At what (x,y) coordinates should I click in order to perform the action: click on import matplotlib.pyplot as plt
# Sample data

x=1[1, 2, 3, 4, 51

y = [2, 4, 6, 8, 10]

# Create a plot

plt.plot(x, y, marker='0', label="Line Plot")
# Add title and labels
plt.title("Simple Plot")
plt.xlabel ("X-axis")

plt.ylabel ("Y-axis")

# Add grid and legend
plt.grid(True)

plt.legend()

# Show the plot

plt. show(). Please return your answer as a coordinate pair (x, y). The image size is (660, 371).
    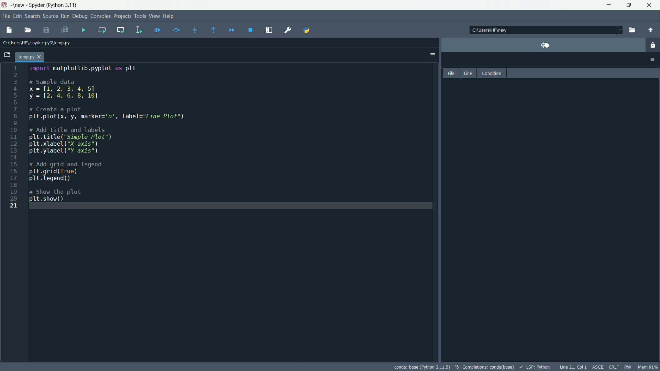
    Looking at the image, I should click on (138, 133).